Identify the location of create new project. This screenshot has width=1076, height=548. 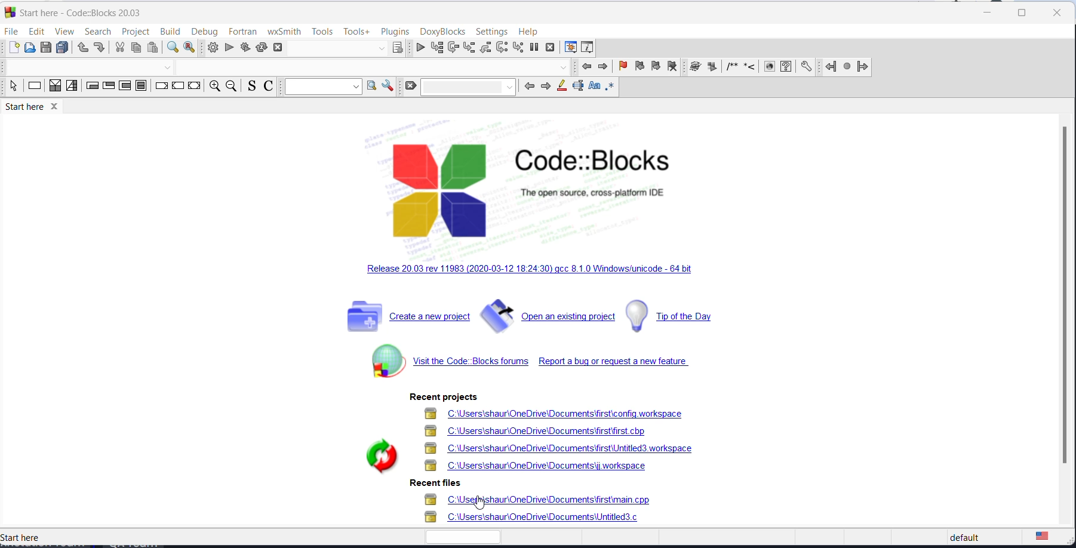
(400, 319).